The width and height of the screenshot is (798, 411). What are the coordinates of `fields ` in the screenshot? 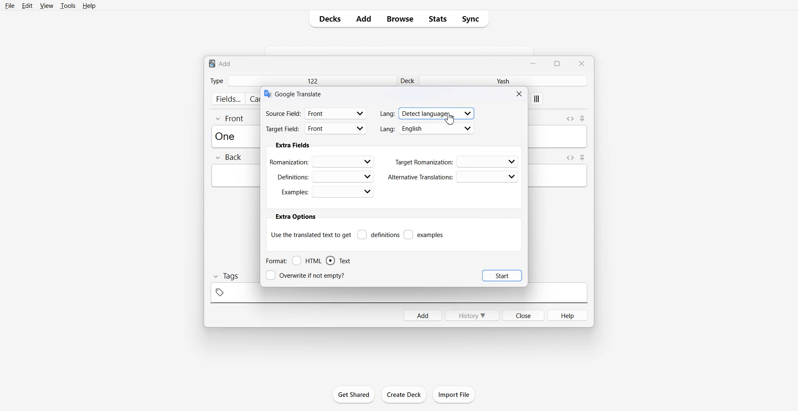 It's located at (228, 99).